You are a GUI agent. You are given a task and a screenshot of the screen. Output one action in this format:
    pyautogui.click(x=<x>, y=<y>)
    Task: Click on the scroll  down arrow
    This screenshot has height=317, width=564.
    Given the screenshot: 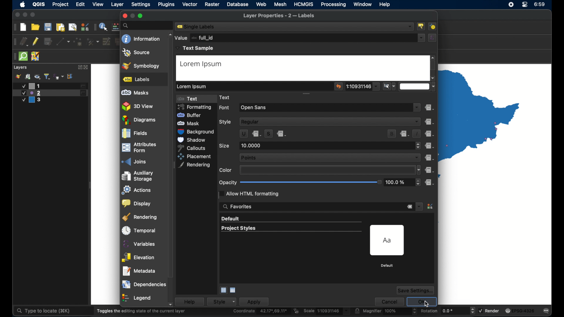 What is the action you would take?
    pyautogui.click(x=423, y=130)
    